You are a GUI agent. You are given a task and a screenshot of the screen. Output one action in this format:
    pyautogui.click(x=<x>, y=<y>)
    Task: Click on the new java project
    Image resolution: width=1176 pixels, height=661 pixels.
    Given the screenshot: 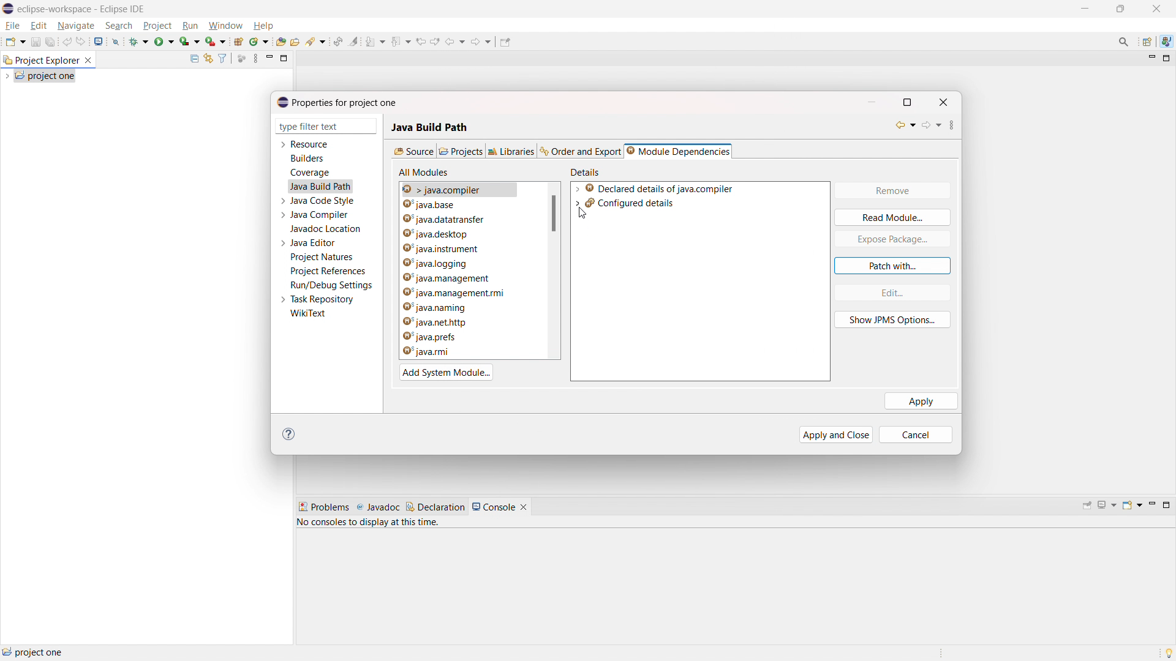 What is the action you would take?
    pyautogui.click(x=238, y=42)
    